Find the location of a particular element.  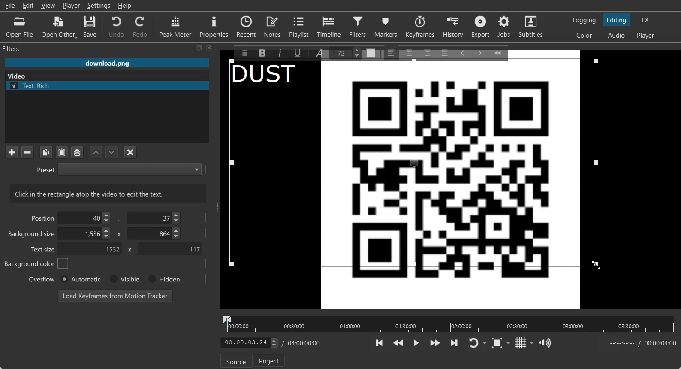

Switching to the Effect layout is located at coordinates (646, 20).